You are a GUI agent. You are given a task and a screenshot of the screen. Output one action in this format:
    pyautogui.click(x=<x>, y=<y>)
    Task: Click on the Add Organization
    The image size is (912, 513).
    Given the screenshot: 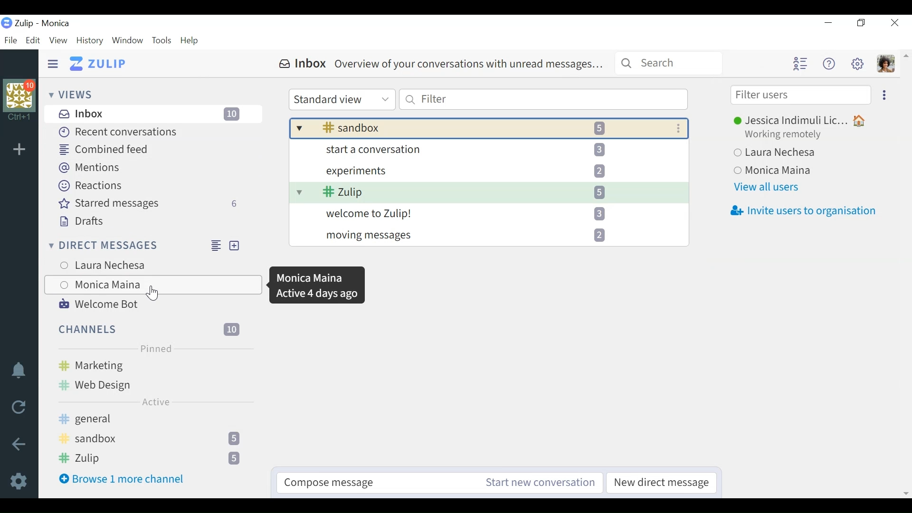 What is the action you would take?
    pyautogui.click(x=19, y=150)
    